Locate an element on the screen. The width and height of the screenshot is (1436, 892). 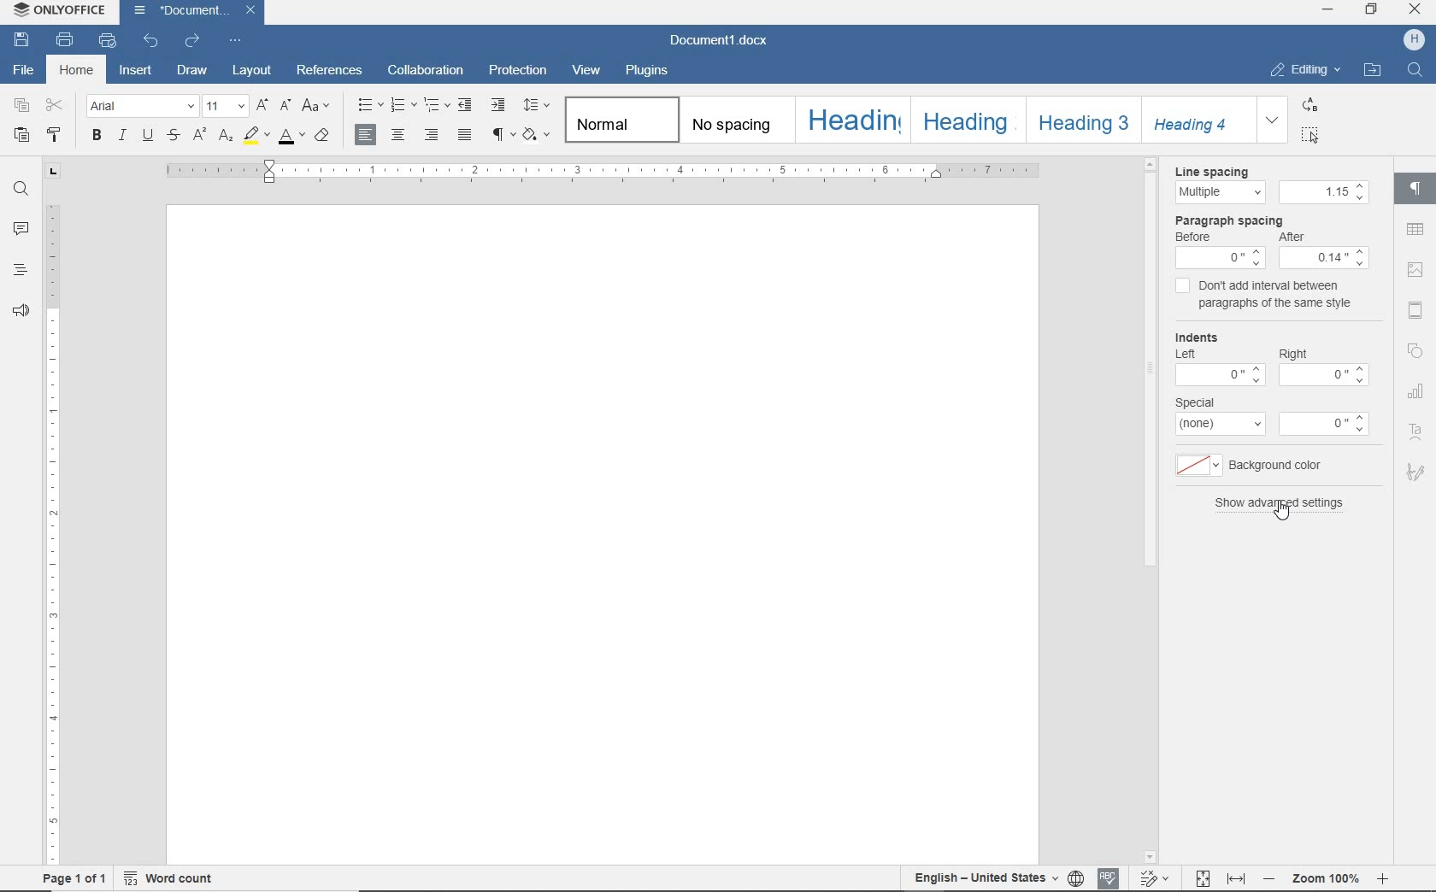
Pointer is located at coordinates (1286, 520).